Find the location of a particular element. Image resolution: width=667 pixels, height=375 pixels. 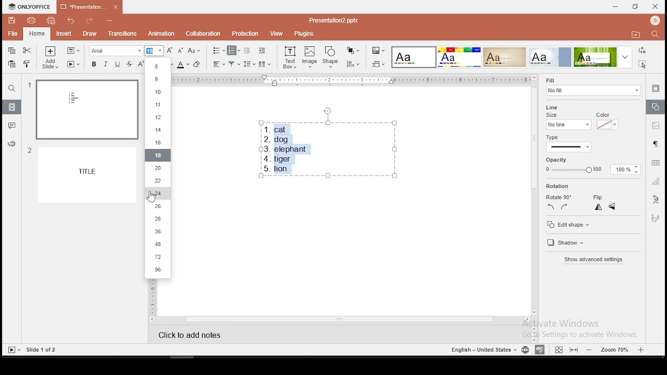

insert is located at coordinates (63, 33).